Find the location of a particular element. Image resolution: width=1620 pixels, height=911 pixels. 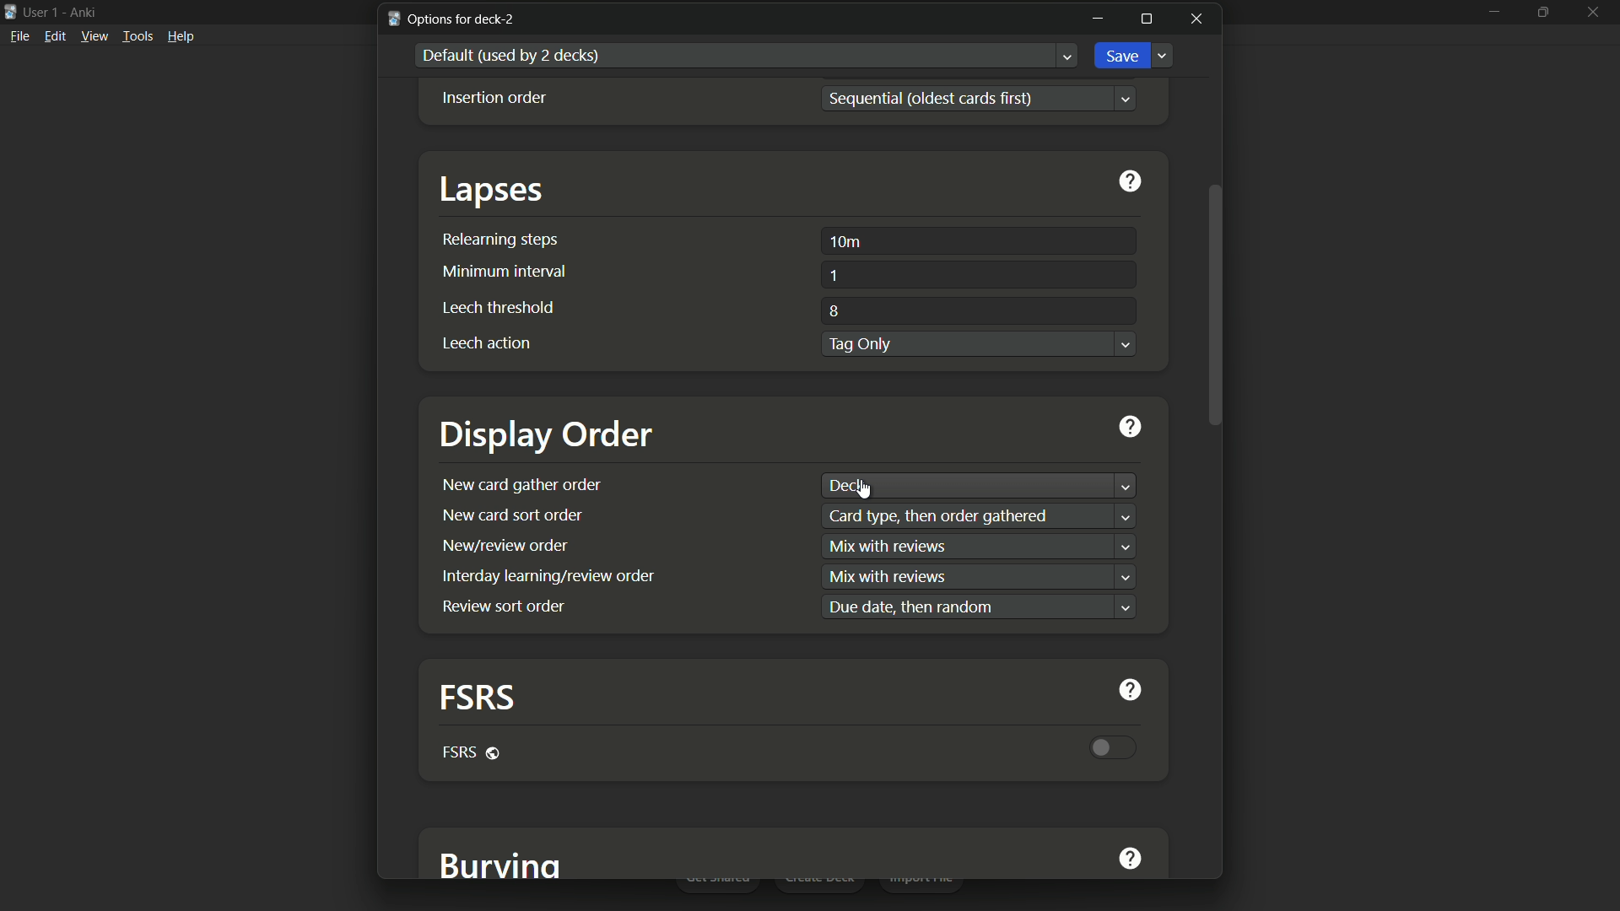

dropdown is located at coordinates (1126, 546).